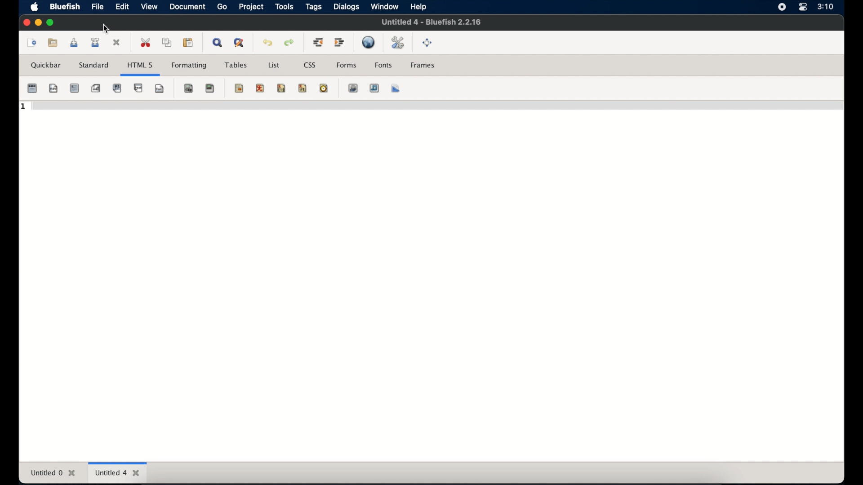 The width and height of the screenshot is (863, 485). What do you see at coordinates (119, 472) in the screenshot?
I see `untitled 4` at bounding box center [119, 472].